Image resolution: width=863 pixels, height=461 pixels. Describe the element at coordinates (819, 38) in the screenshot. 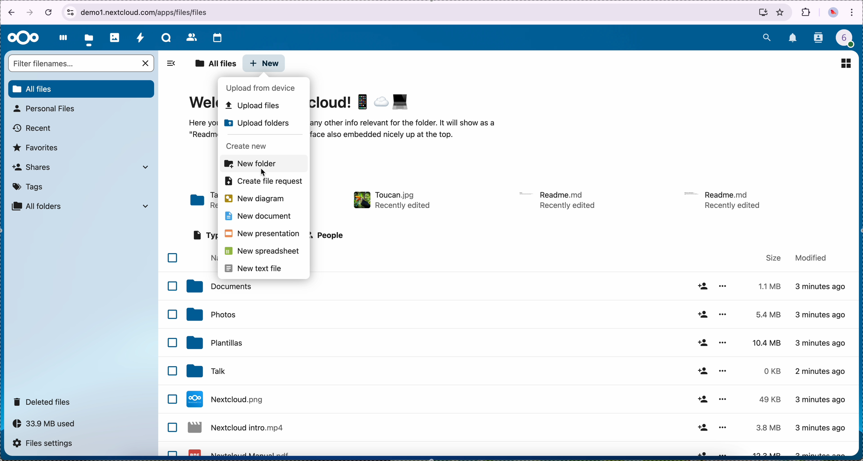

I see `contacts` at that location.